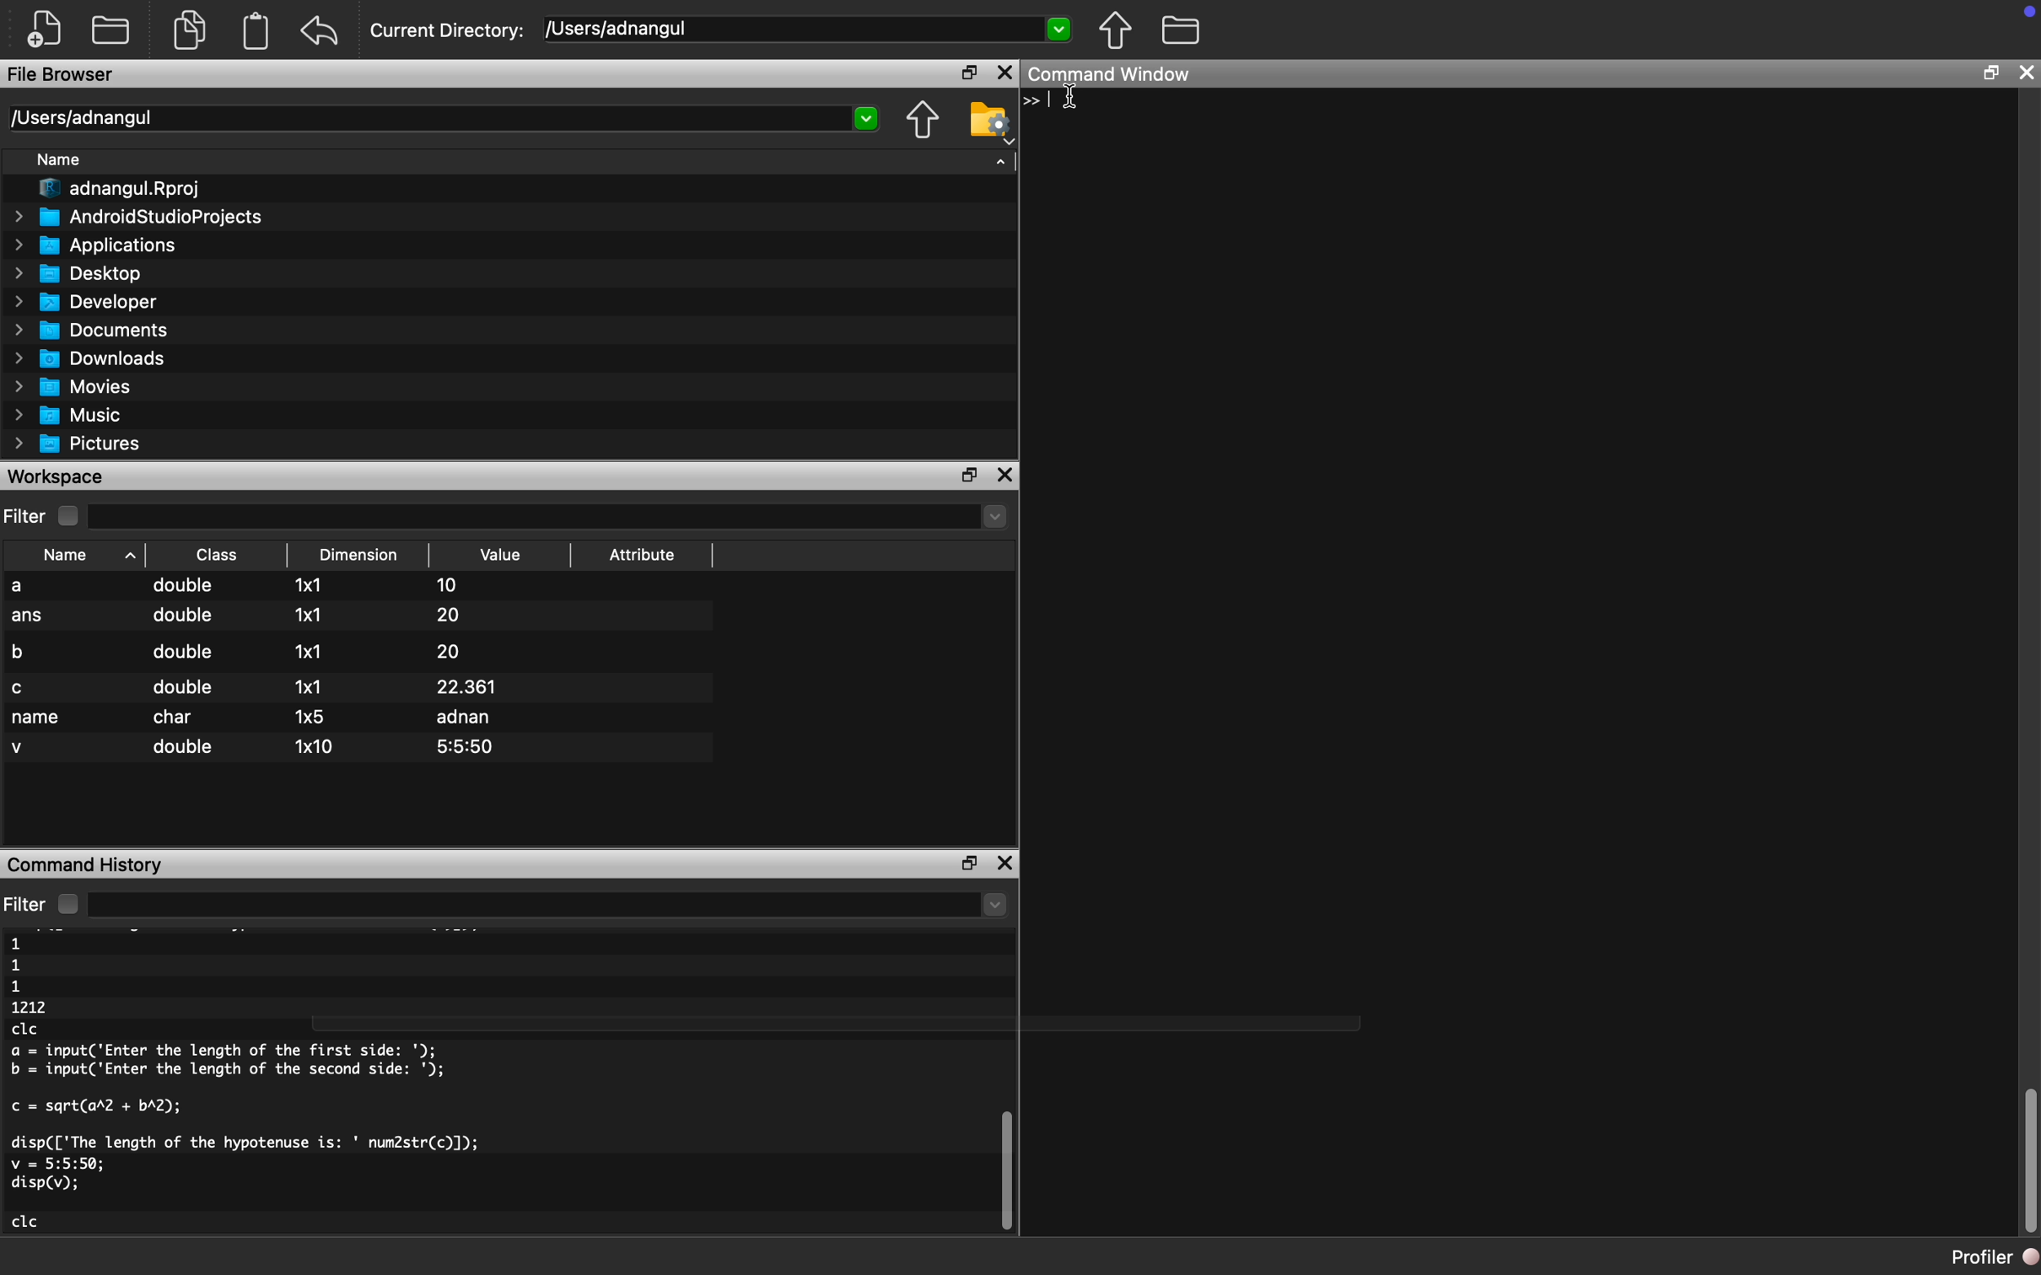 The height and width of the screenshot is (1275, 2041). What do you see at coordinates (1037, 100) in the screenshot?
I see `Typing cursor` at bounding box center [1037, 100].